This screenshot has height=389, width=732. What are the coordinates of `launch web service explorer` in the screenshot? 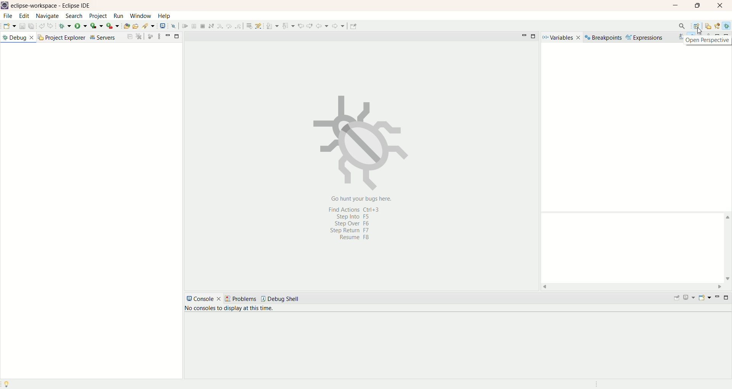 It's located at (208, 26).